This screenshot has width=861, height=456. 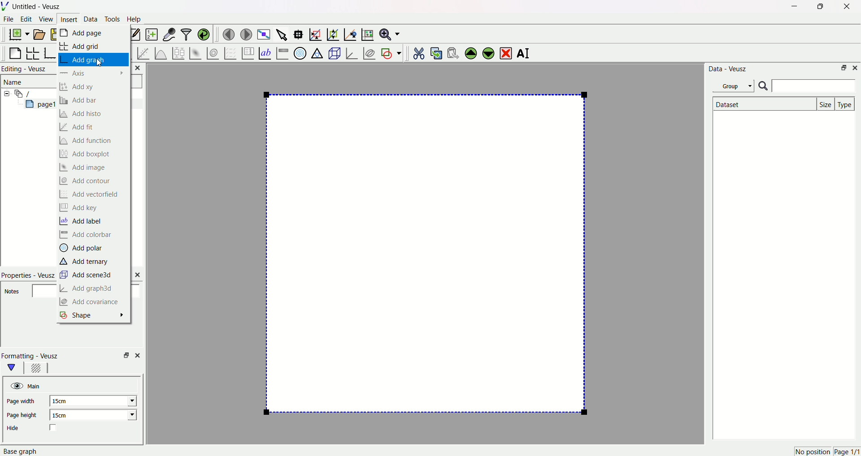 I want to click on Minimize, so click(x=843, y=69).